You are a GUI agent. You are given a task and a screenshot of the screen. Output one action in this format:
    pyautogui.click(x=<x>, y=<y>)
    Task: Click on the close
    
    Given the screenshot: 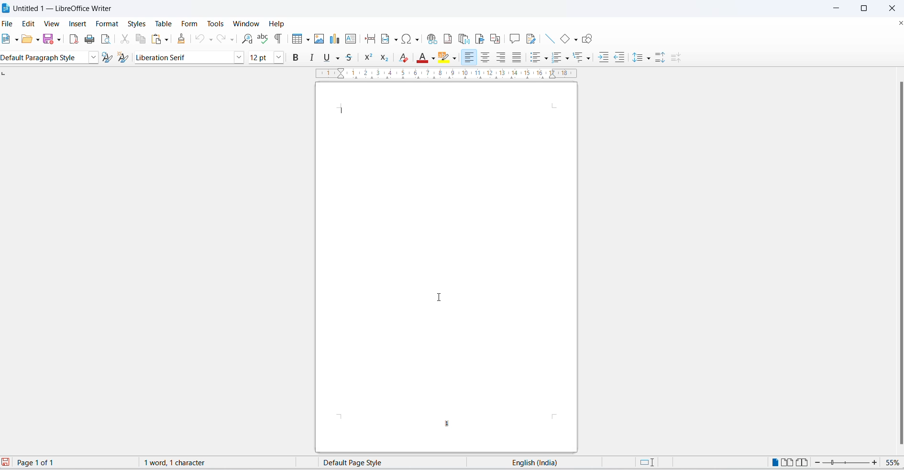 What is the action you would take?
    pyautogui.click(x=890, y=7)
    